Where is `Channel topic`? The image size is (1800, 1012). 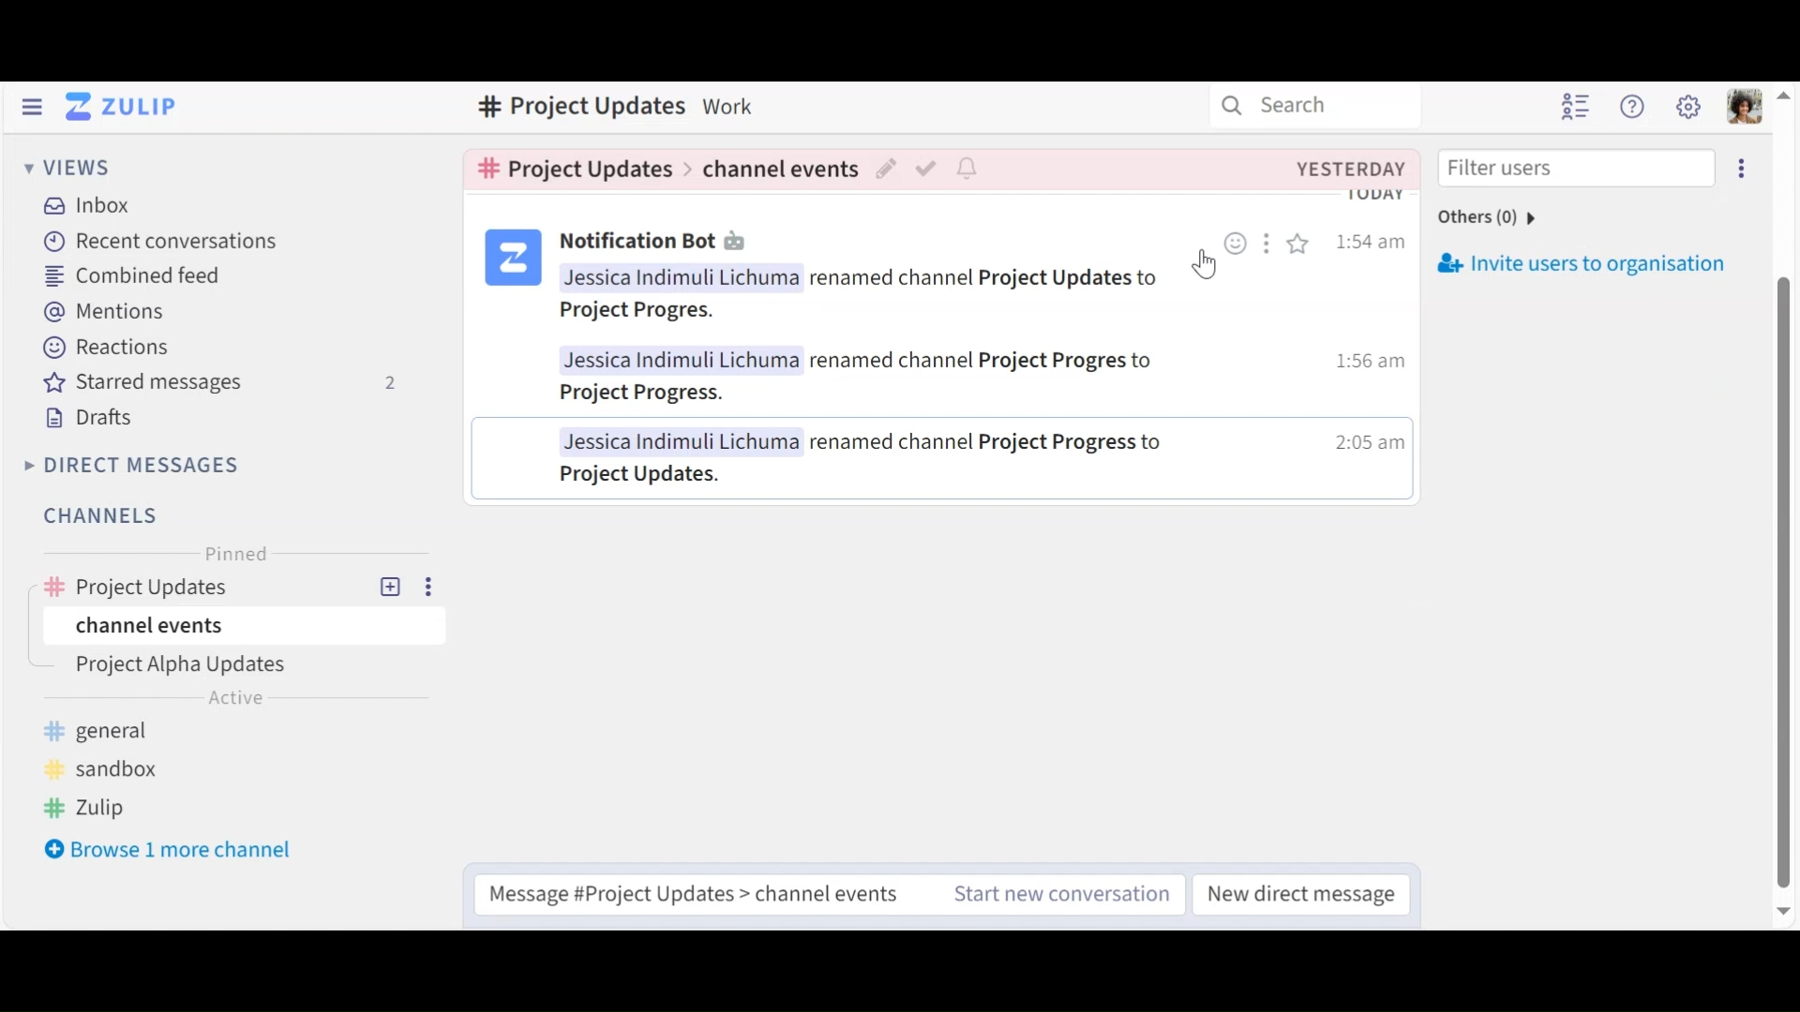
Channel topic is located at coordinates (572, 108).